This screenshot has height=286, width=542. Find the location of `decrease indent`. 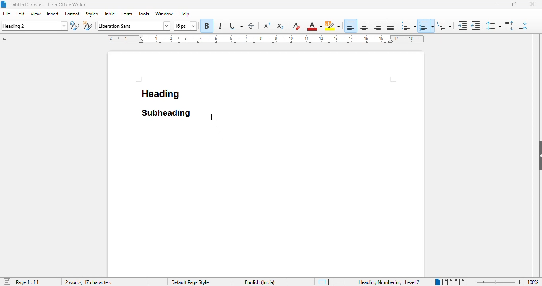

decrease indent is located at coordinates (476, 25).